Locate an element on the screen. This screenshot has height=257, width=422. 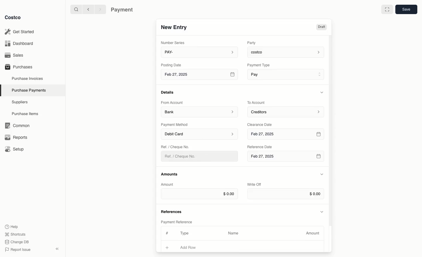
$0.00 is located at coordinates (199, 194).